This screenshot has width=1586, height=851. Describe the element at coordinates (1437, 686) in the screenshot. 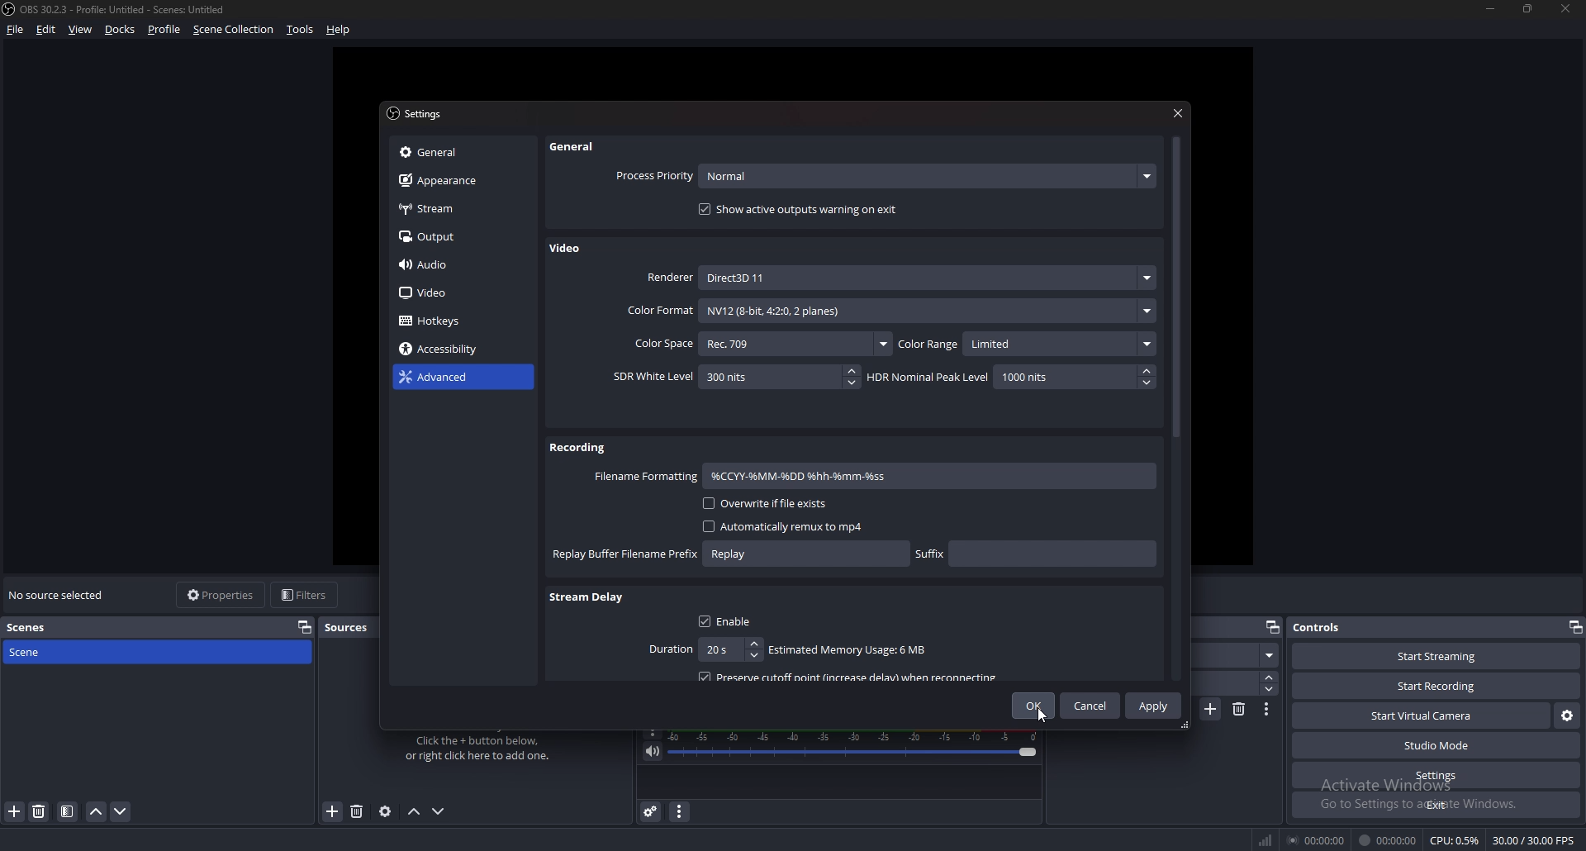

I see `start recording` at that location.